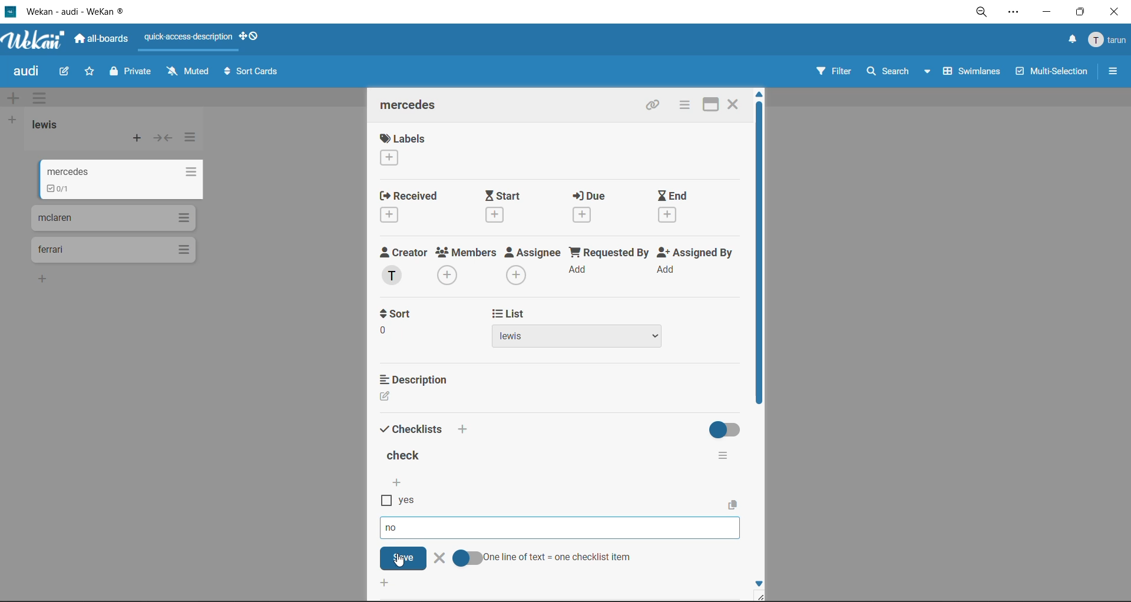 Image resolution: width=1131 pixels, height=602 pixels. Describe the element at coordinates (507, 315) in the screenshot. I see `list` at that location.